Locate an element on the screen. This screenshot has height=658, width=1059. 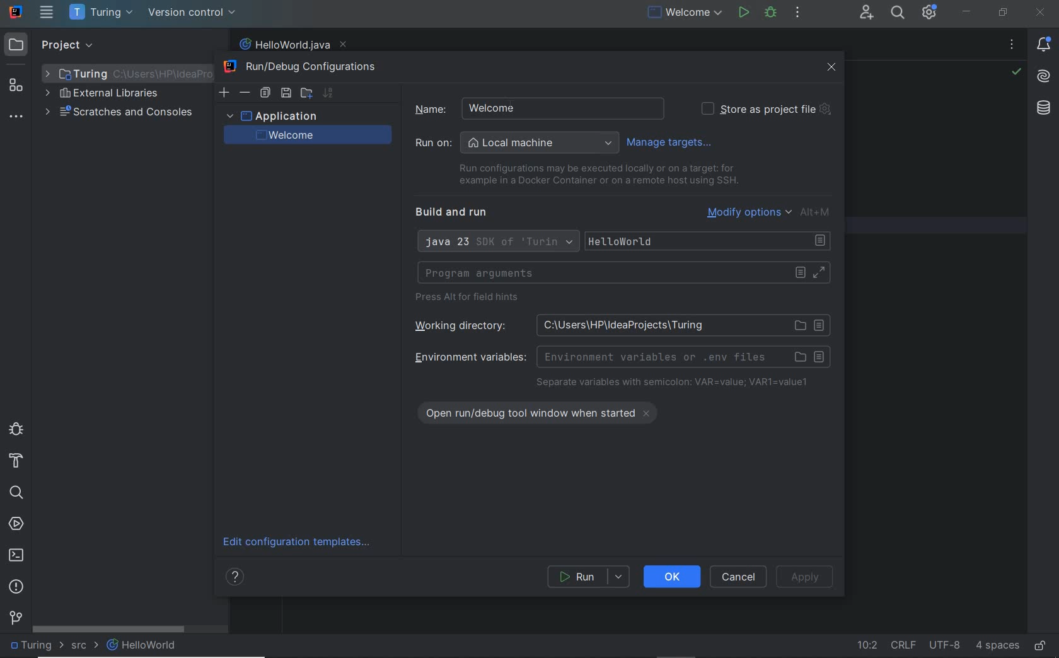
debug is located at coordinates (771, 13).